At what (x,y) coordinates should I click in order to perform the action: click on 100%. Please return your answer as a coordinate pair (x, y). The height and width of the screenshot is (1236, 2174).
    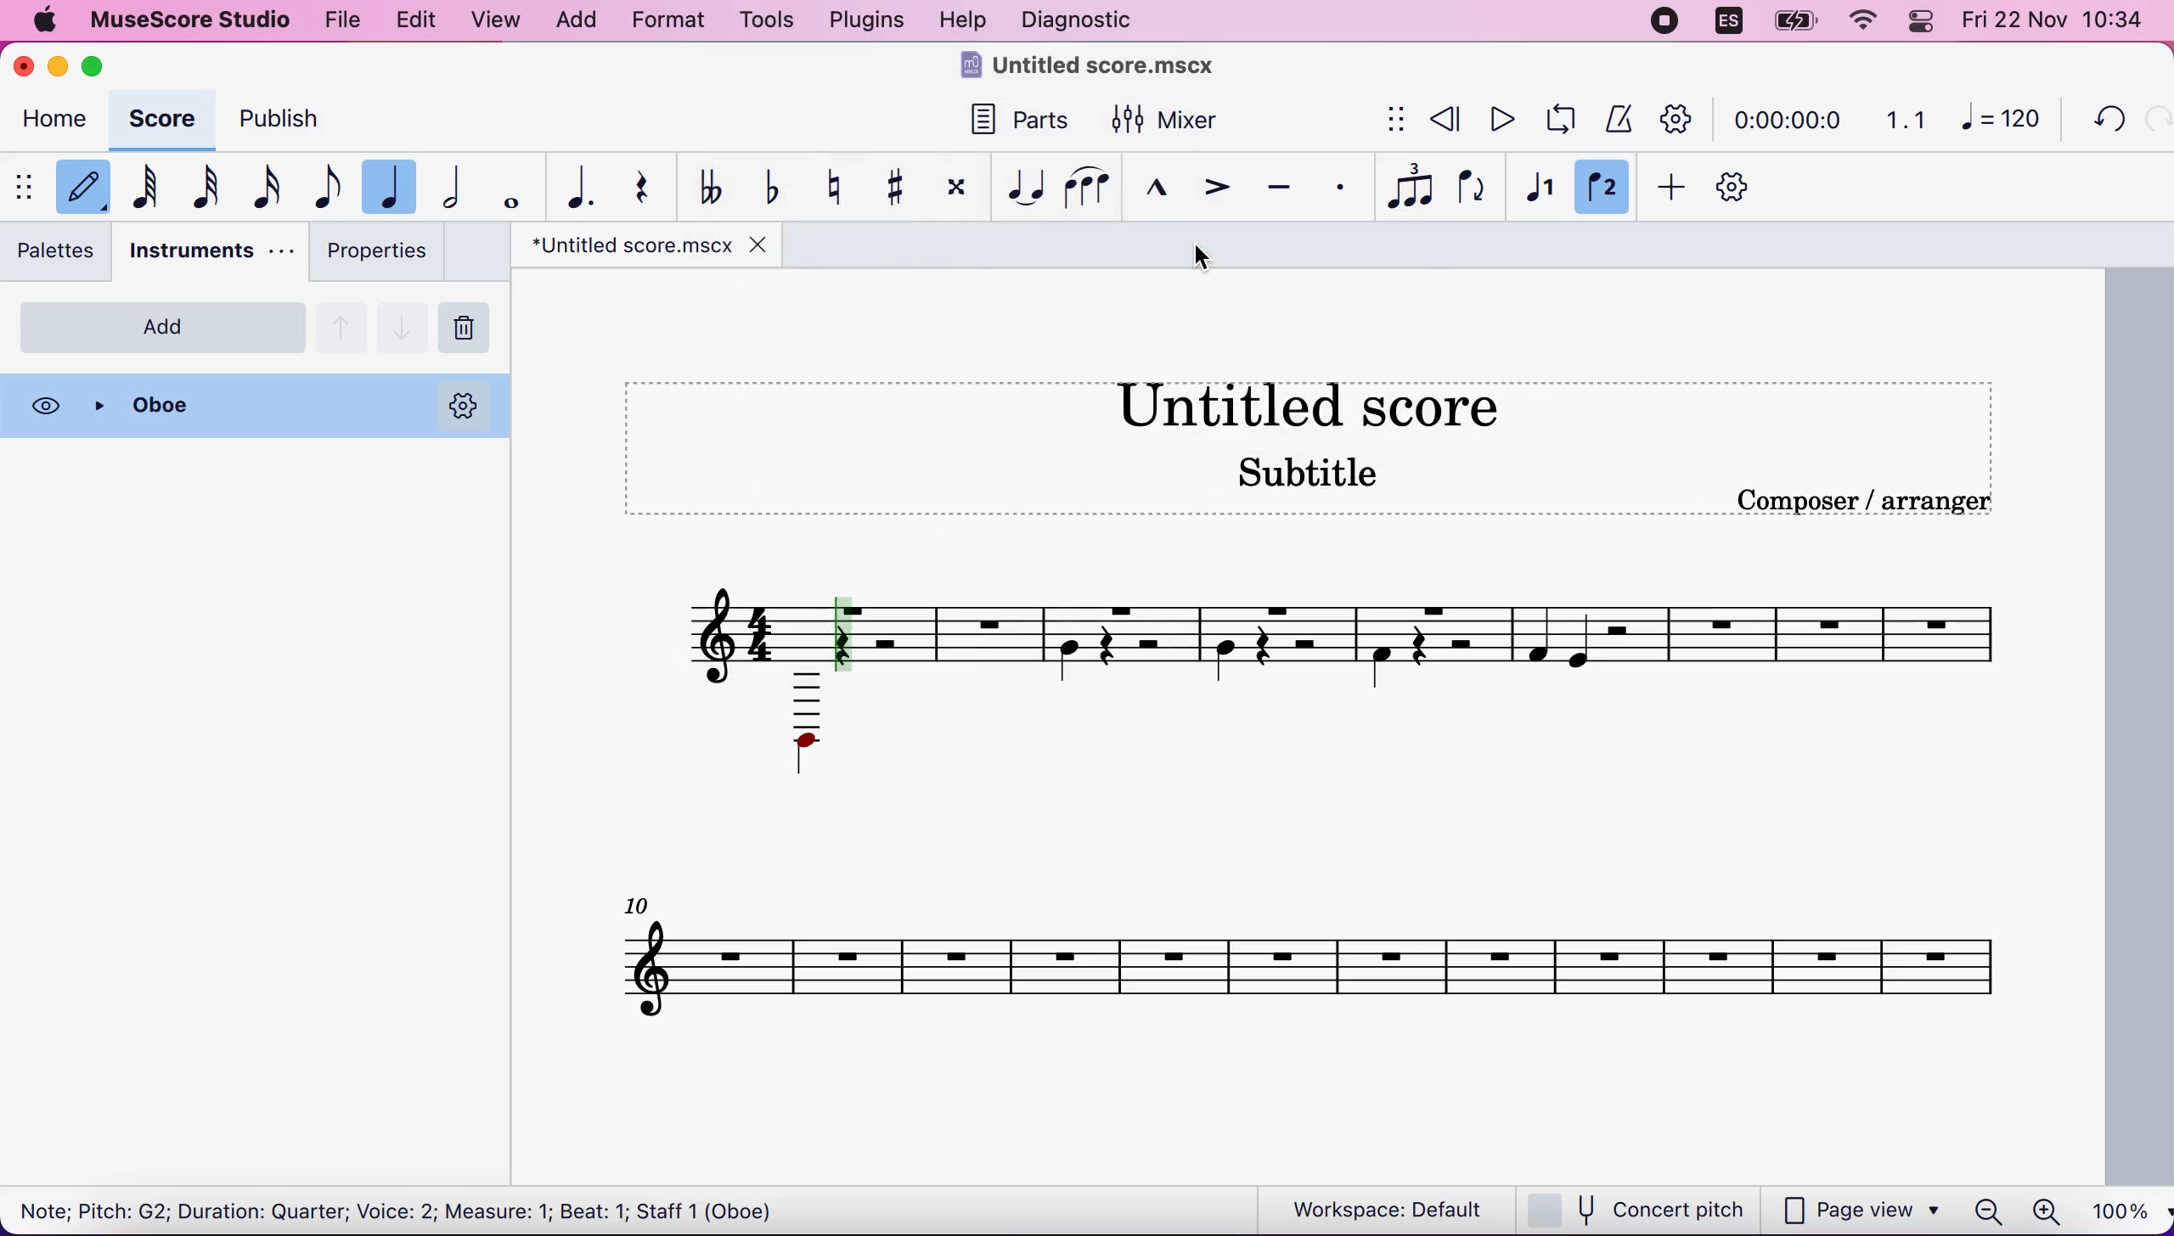
    Looking at the image, I should click on (2121, 1210).